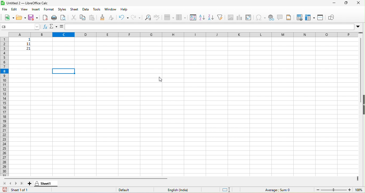 This screenshot has height=193, width=365. I want to click on save, so click(33, 18).